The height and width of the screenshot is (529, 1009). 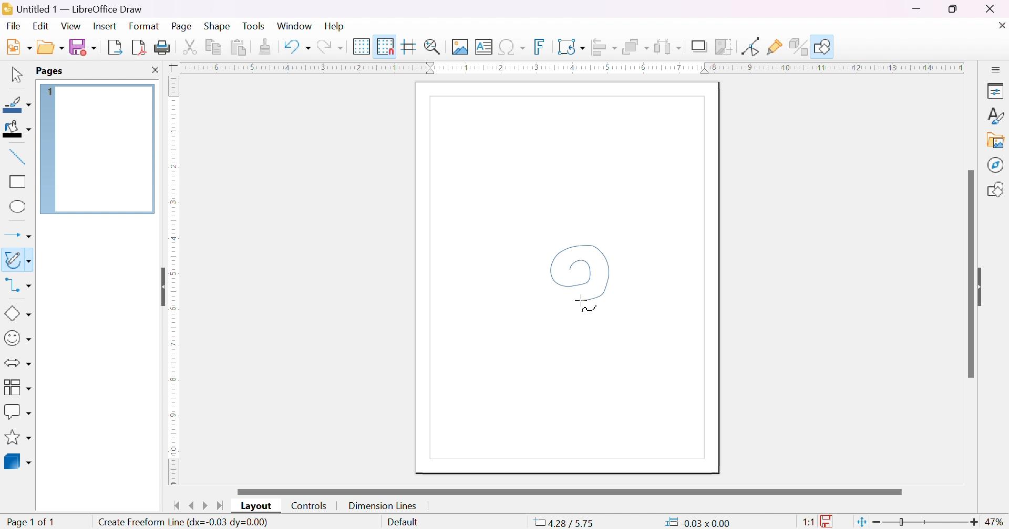 I want to click on slide master name. Right-click for list or click for dialog., so click(x=403, y=523).